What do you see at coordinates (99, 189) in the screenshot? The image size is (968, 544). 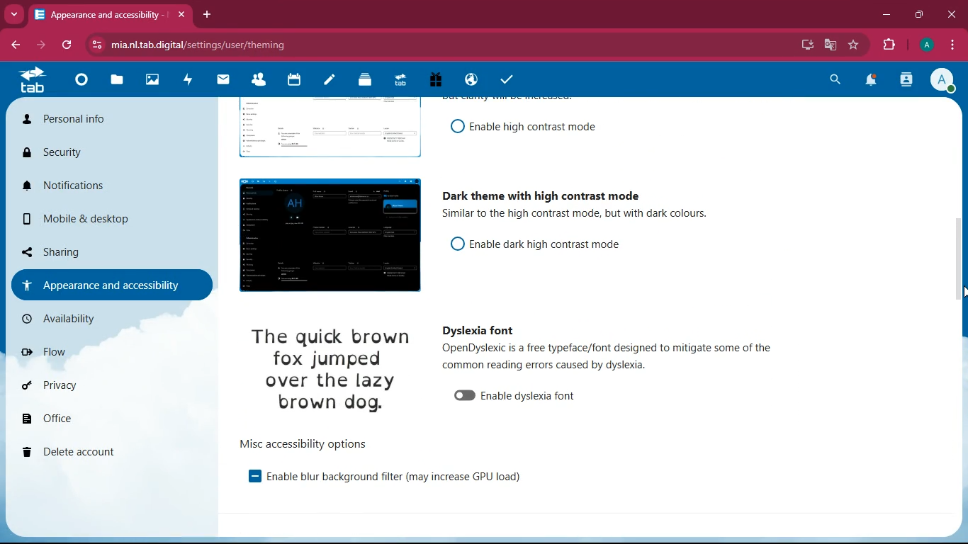 I see `notifications` at bounding box center [99, 189].